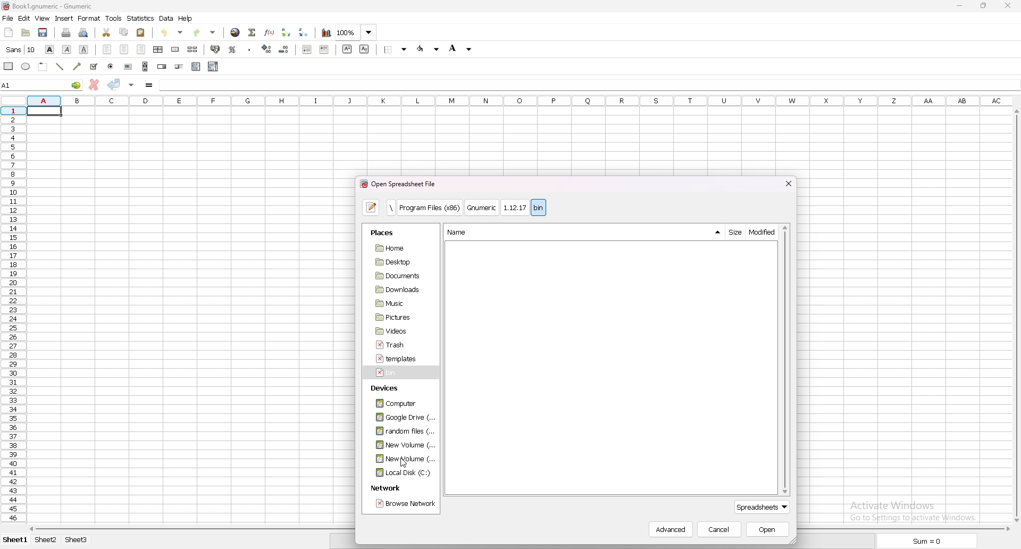 This screenshot has height=549, width=1021. What do you see at coordinates (674, 531) in the screenshot?
I see `advanced` at bounding box center [674, 531].